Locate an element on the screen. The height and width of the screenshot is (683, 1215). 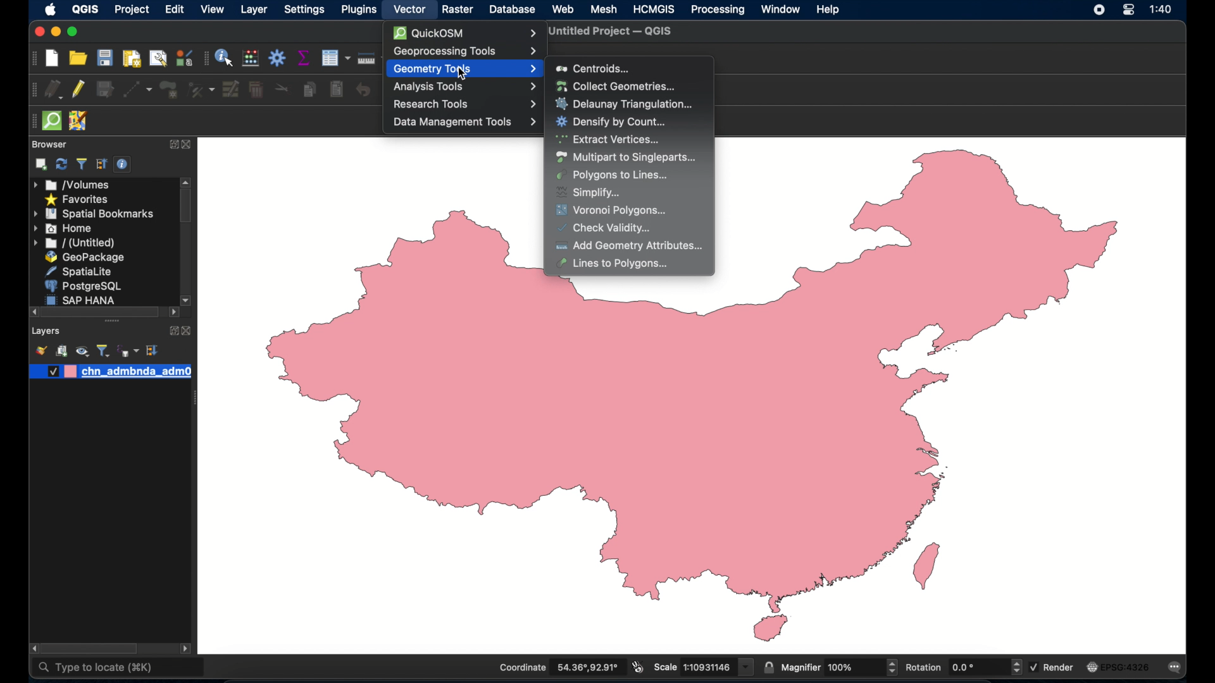
vector selected is located at coordinates (408, 9).